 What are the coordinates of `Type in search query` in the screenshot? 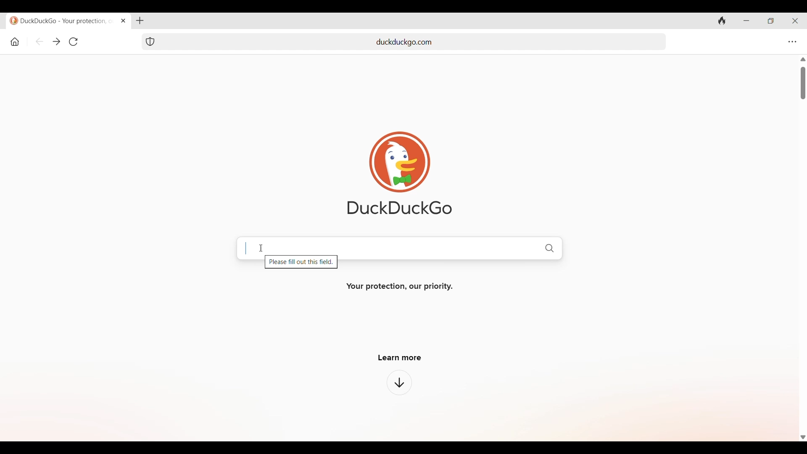 It's located at (407, 247).